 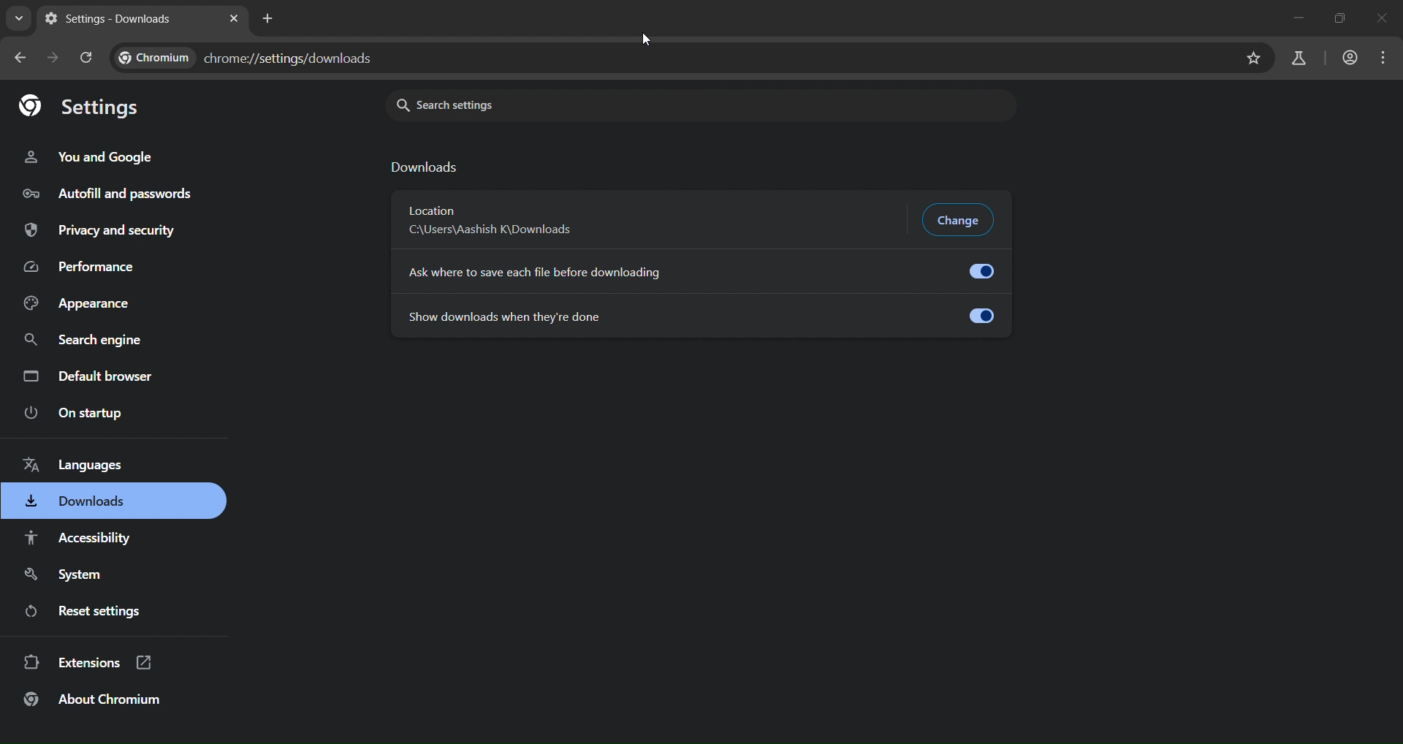 I want to click on accessibility, so click(x=85, y=539).